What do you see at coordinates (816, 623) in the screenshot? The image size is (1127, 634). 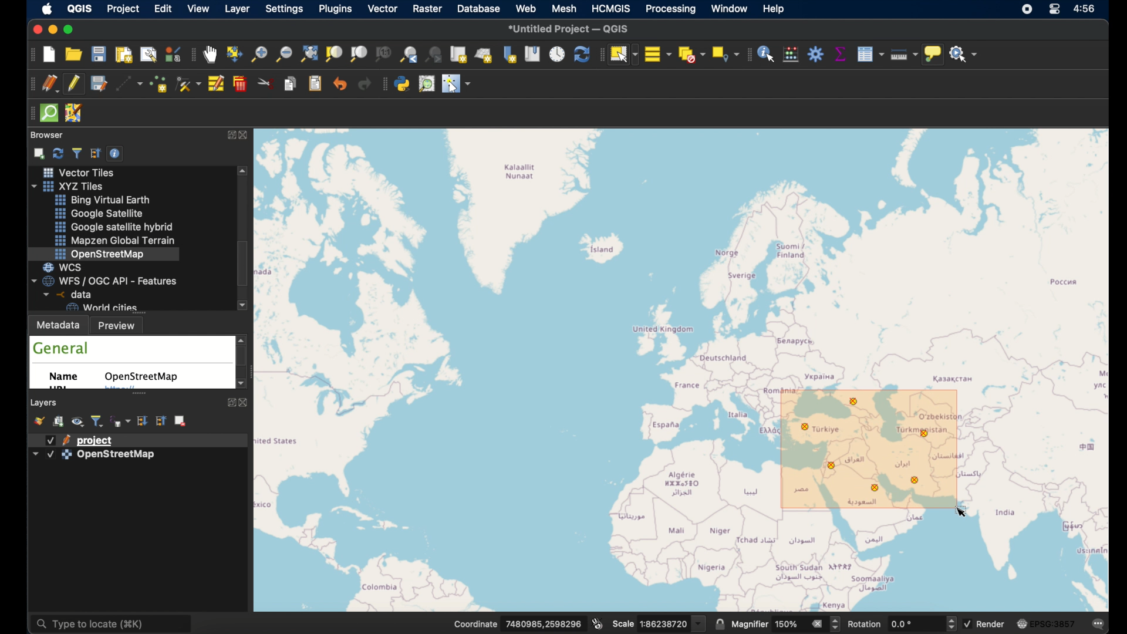 I see `clear value` at bounding box center [816, 623].